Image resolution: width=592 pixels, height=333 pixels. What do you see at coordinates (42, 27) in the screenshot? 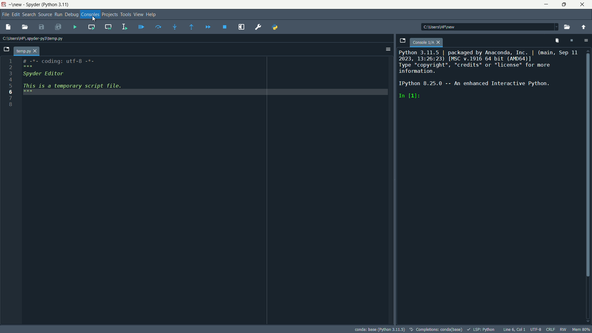
I see `save file` at bounding box center [42, 27].